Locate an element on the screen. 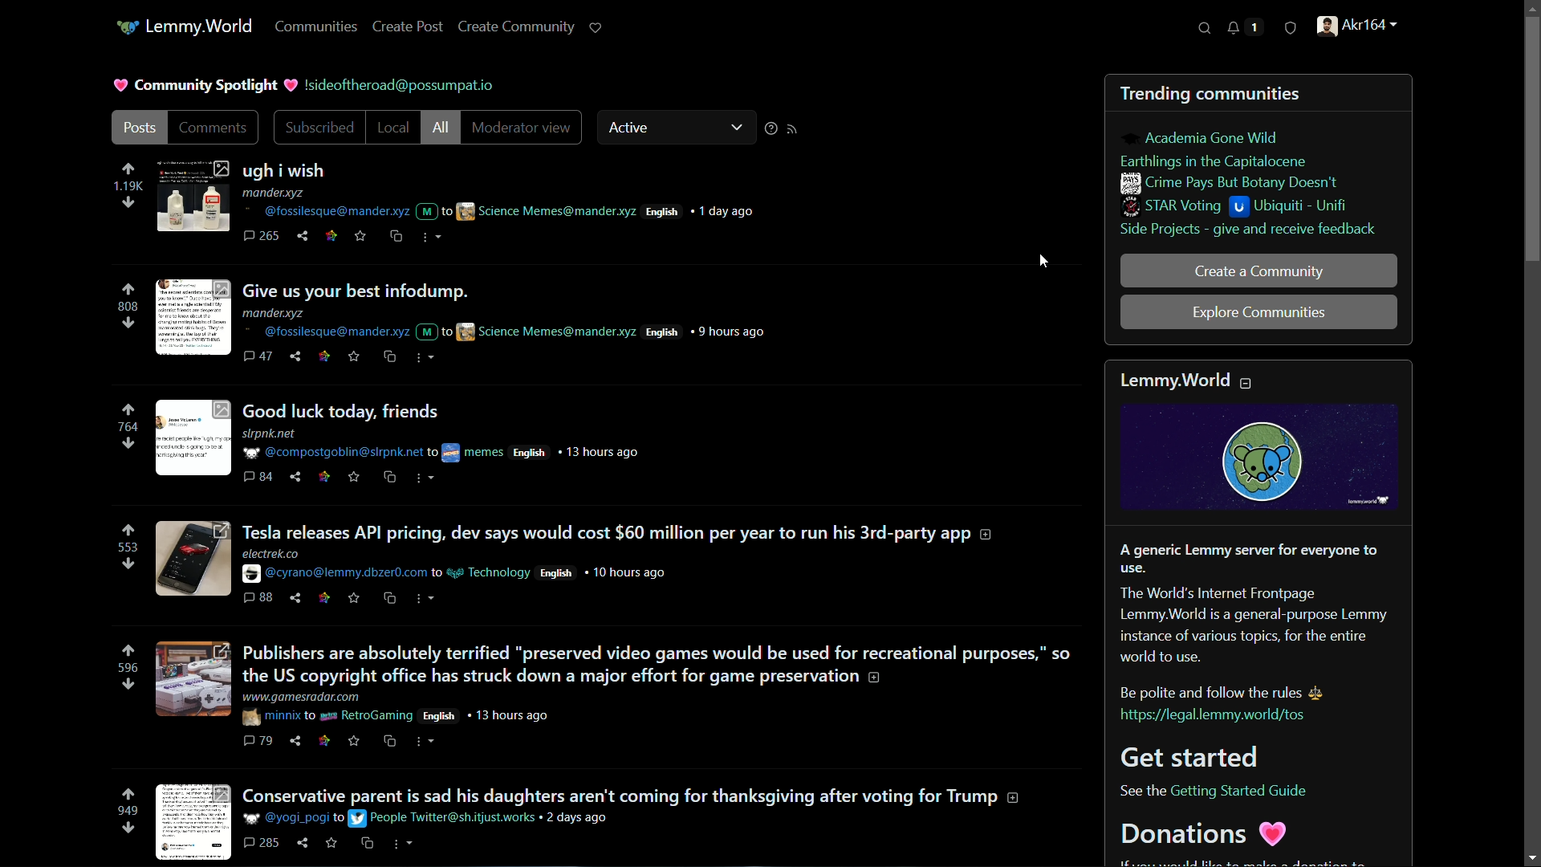 The height and width of the screenshot is (867, 1541). minnix is located at coordinates (270, 717).